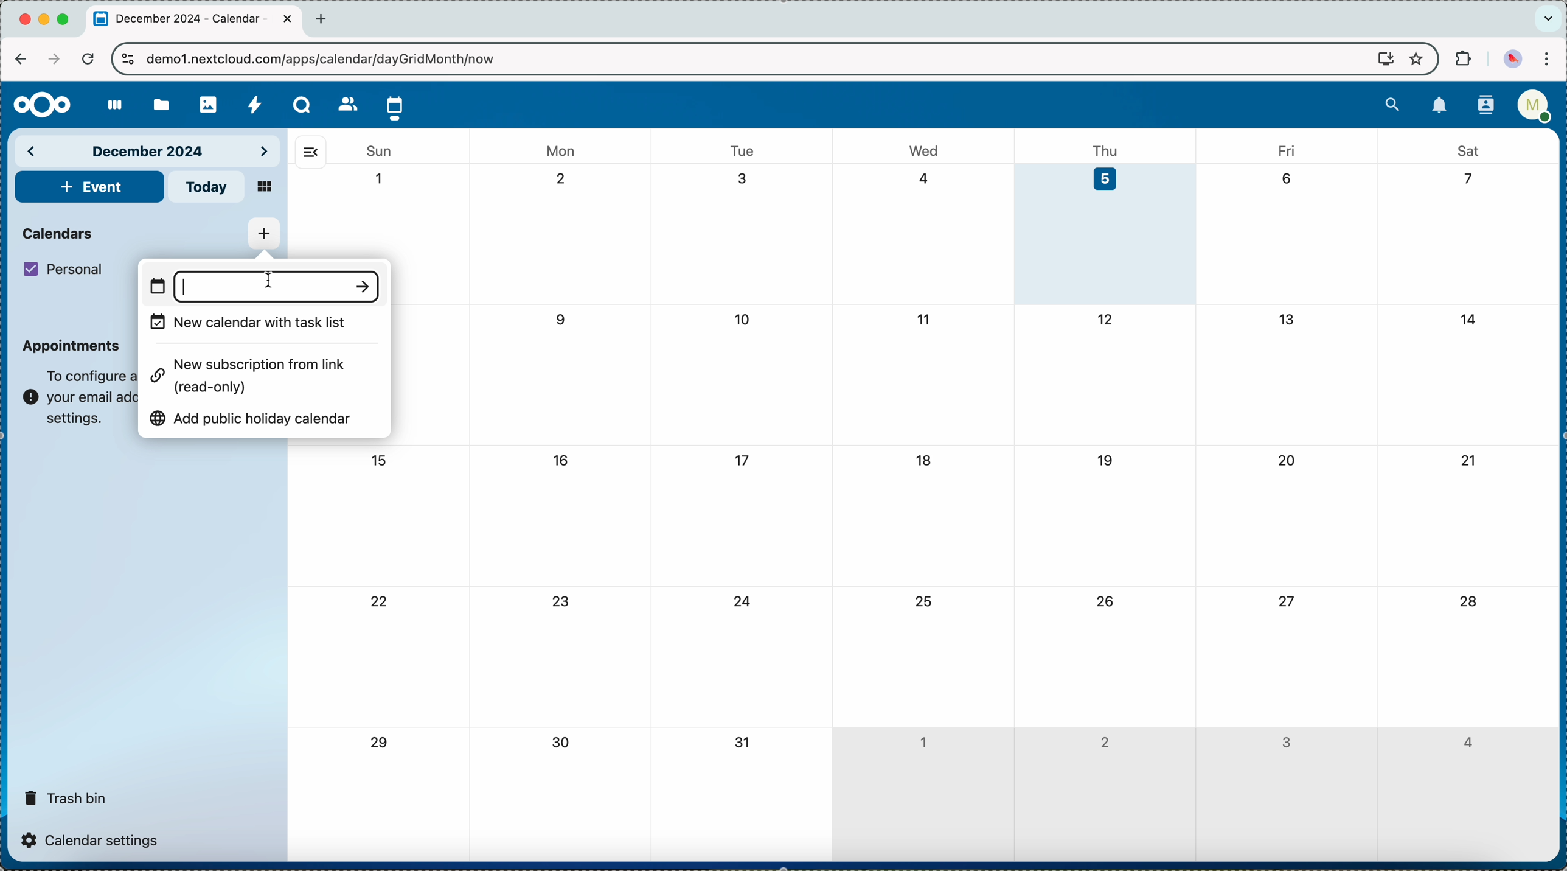 This screenshot has height=871, width=1567. I want to click on 9, so click(563, 319).